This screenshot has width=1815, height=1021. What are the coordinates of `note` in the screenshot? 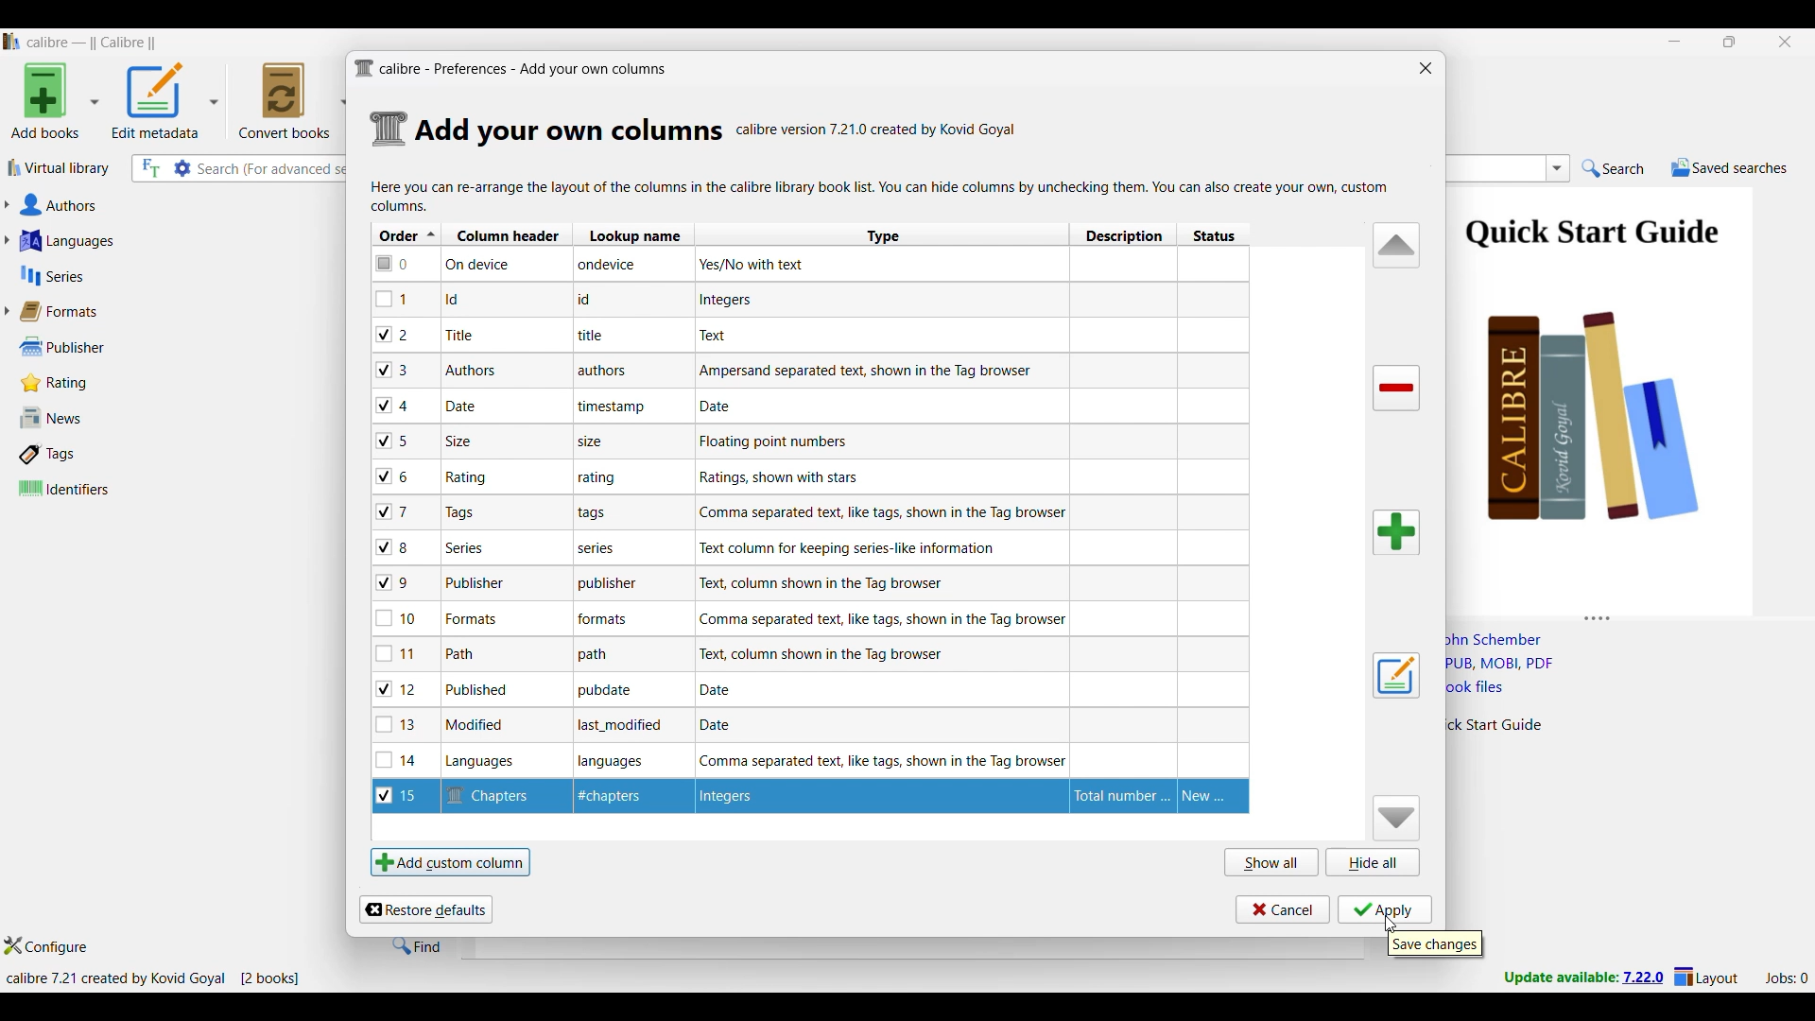 It's located at (604, 692).